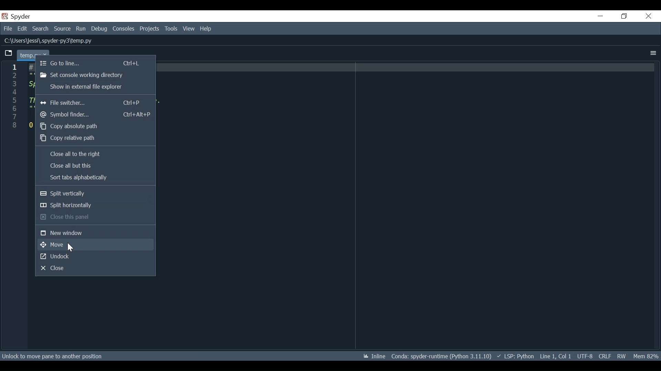 The width and height of the screenshot is (661, 371). Describe the element at coordinates (18, 17) in the screenshot. I see `Spyder` at that location.